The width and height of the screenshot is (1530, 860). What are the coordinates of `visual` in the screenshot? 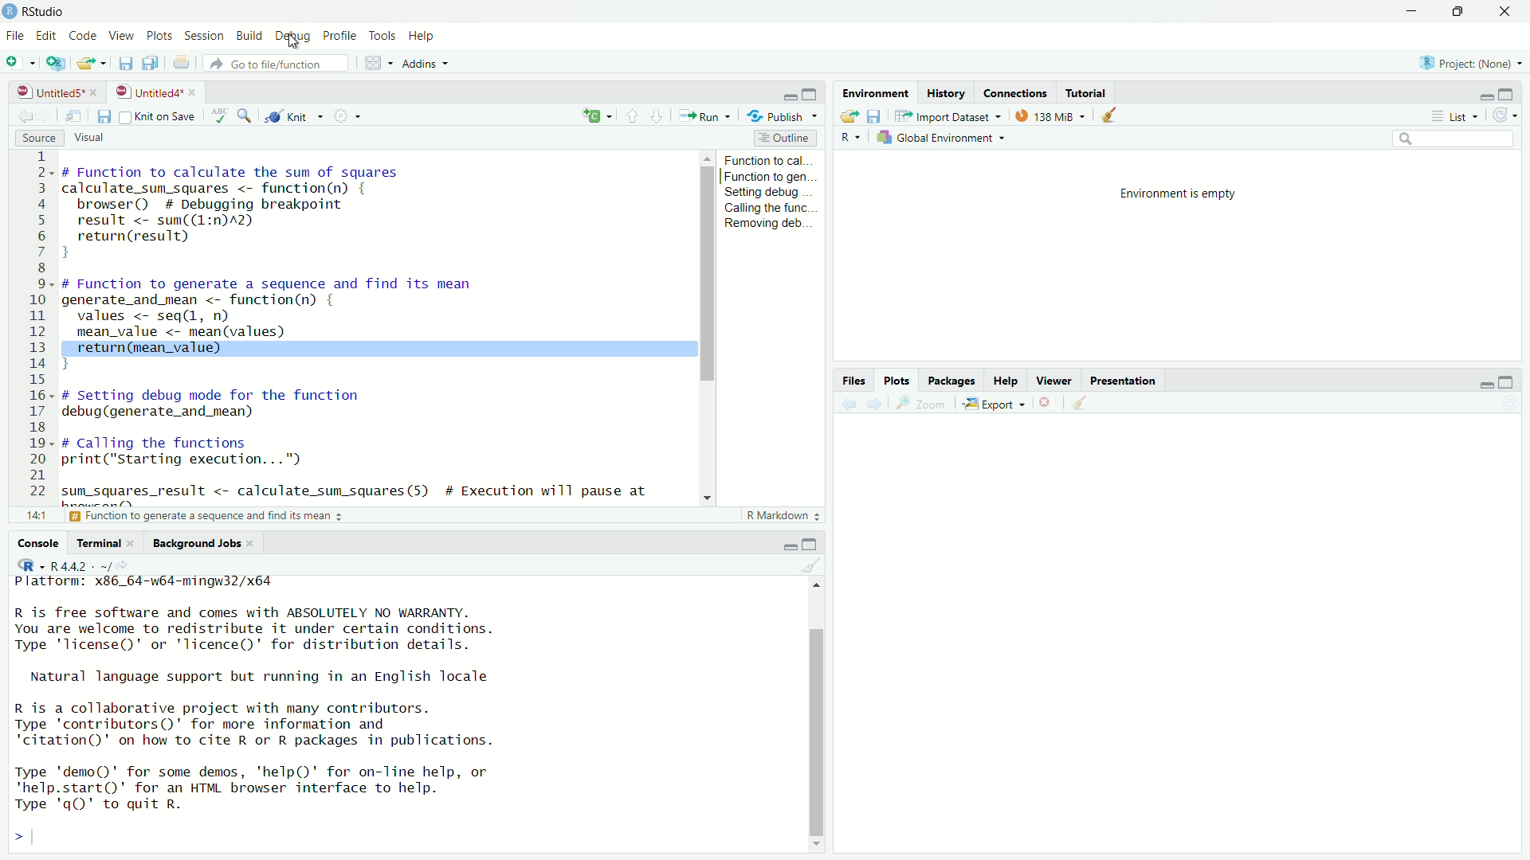 It's located at (92, 139).